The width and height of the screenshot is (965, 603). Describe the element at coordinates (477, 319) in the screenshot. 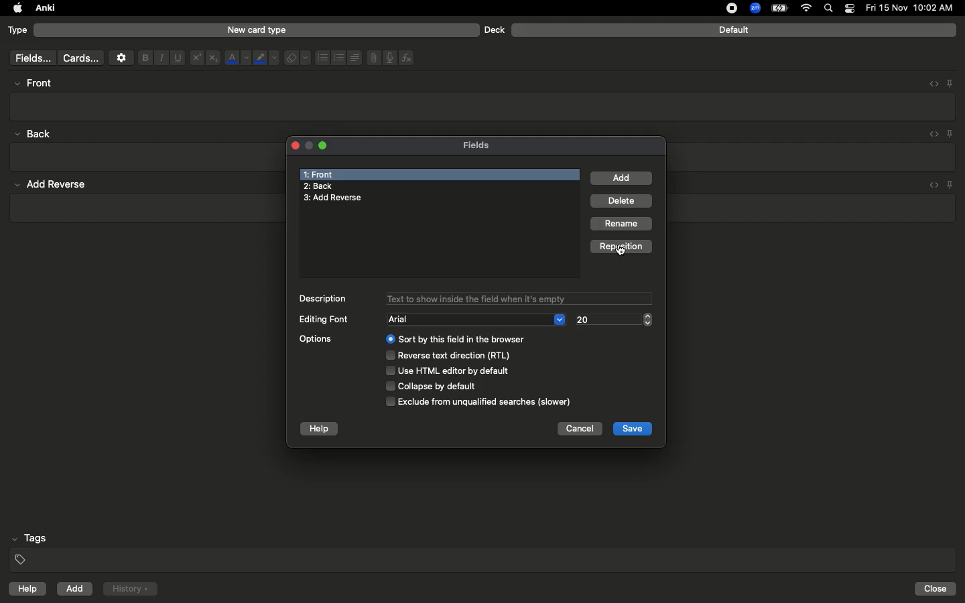

I see `Arial` at that location.